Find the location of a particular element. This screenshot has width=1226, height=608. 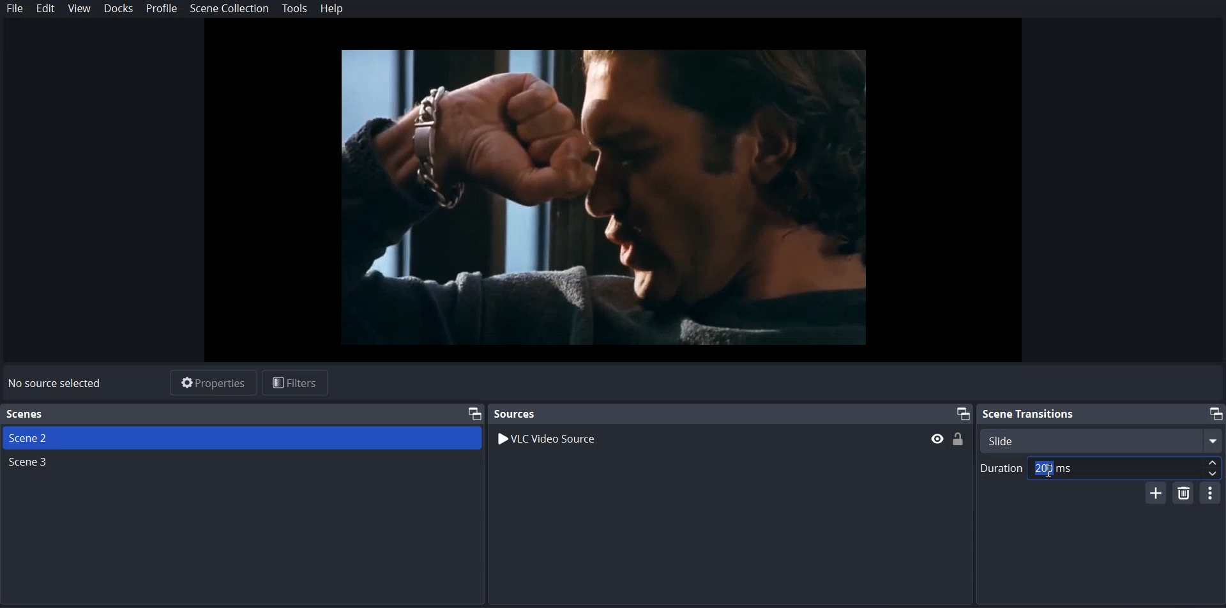

No source selected is located at coordinates (56, 384).